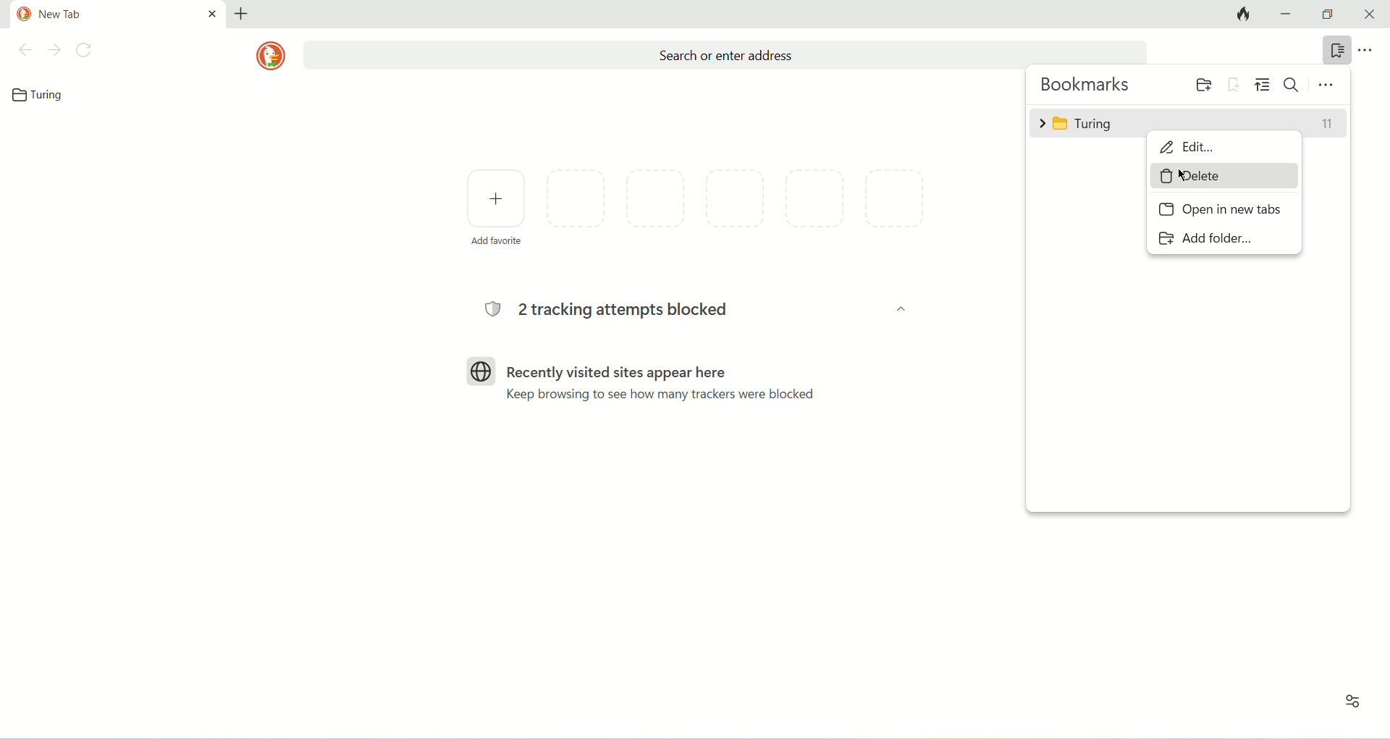 This screenshot has height=740, width=1390. Describe the element at coordinates (85, 50) in the screenshot. I see `refresh` at that location.